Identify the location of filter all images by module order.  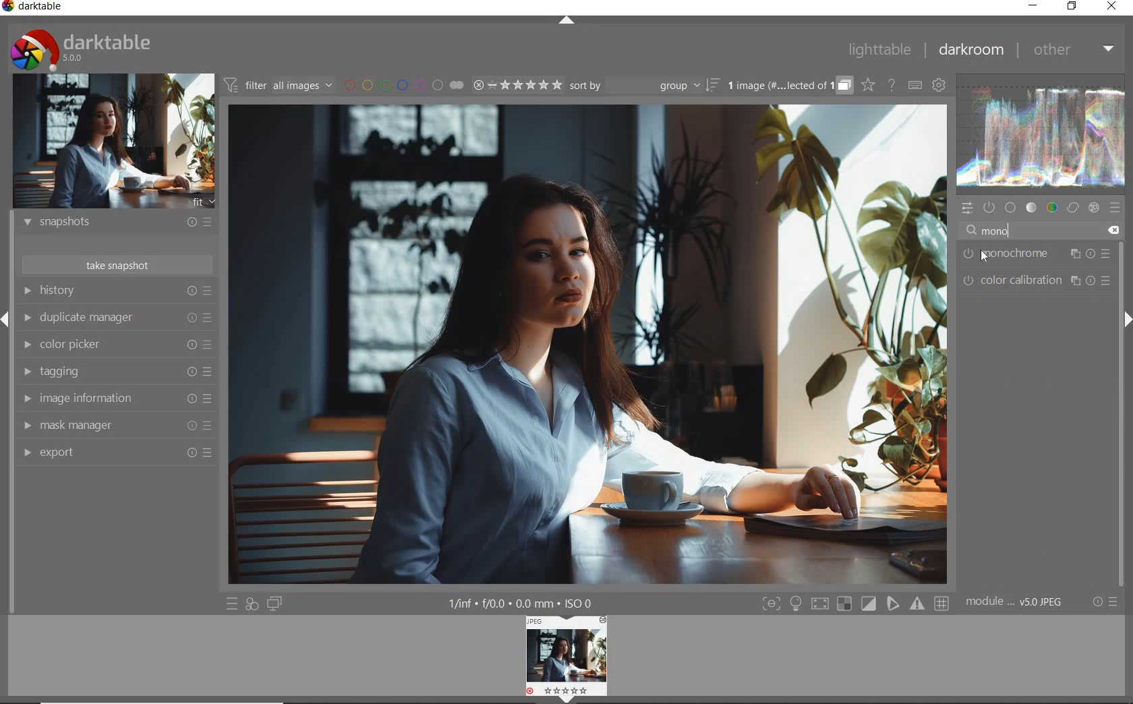
(277, 86).